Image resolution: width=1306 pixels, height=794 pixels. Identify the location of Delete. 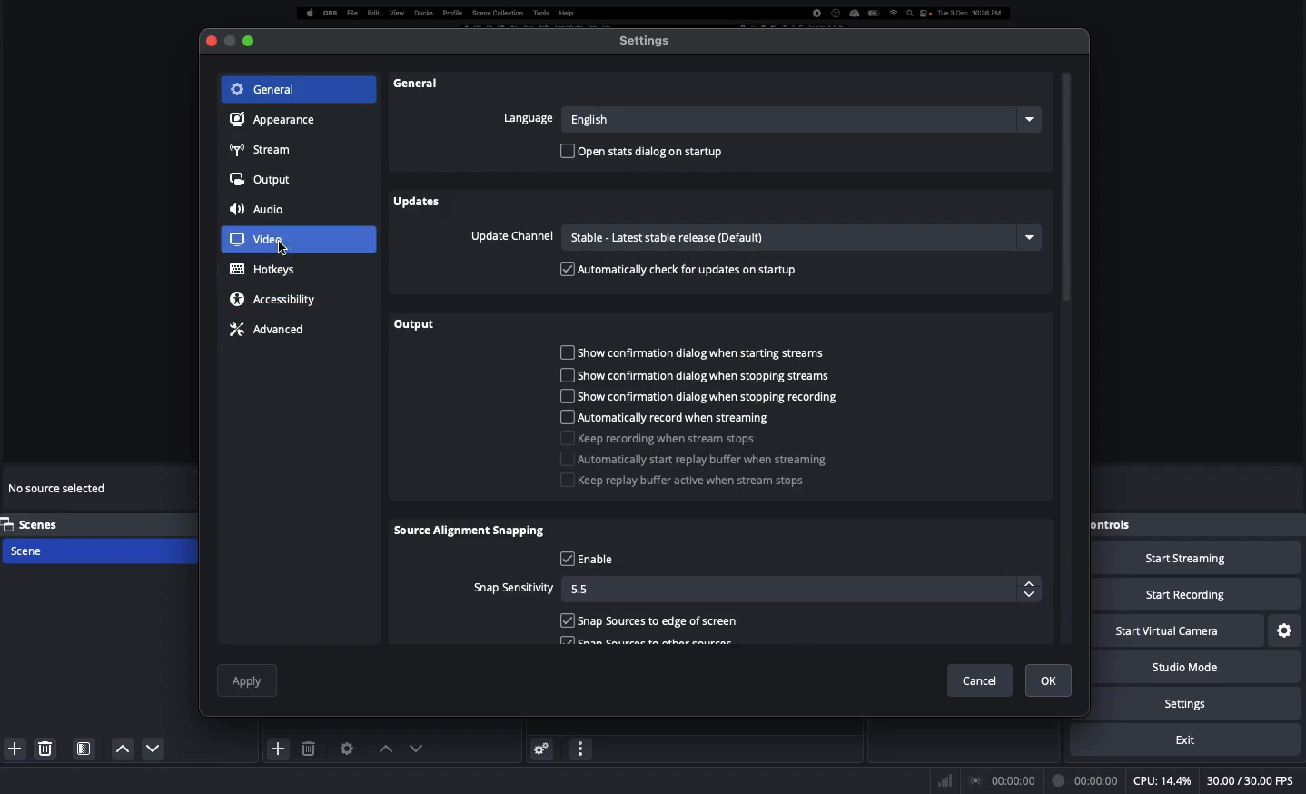
(47, 748).